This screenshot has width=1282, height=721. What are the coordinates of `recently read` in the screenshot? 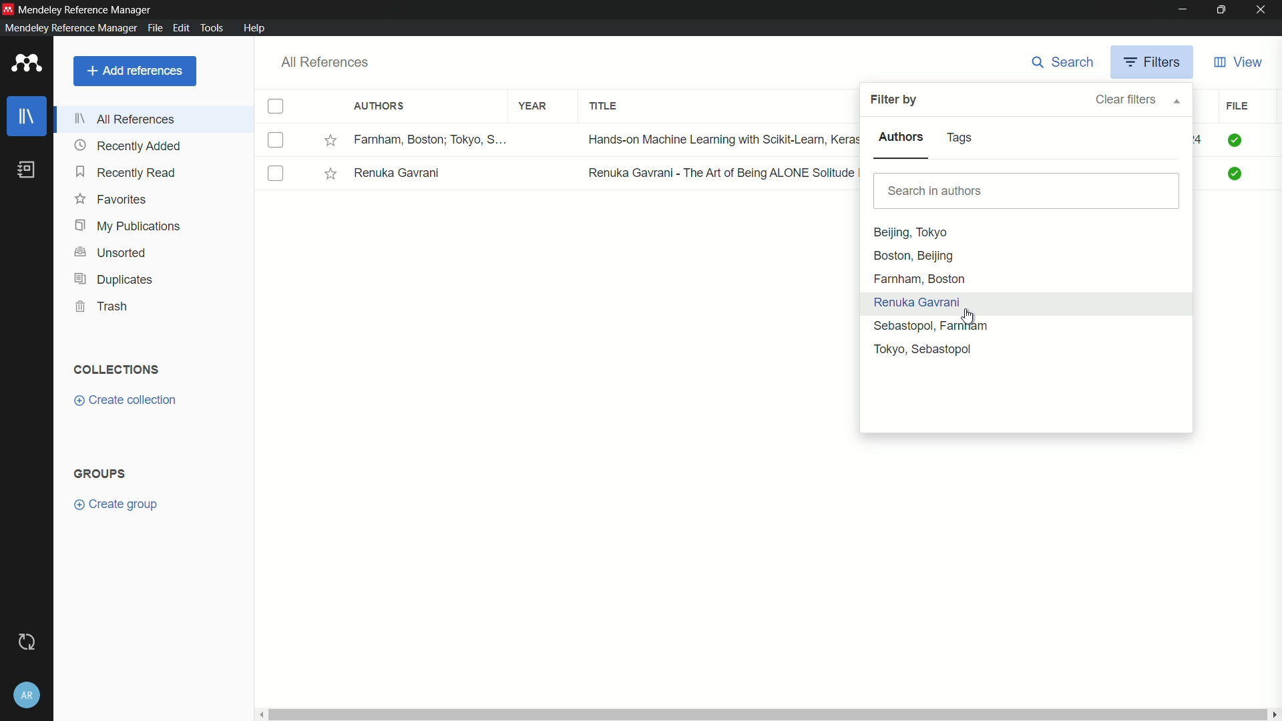 It's located at (126, 172).